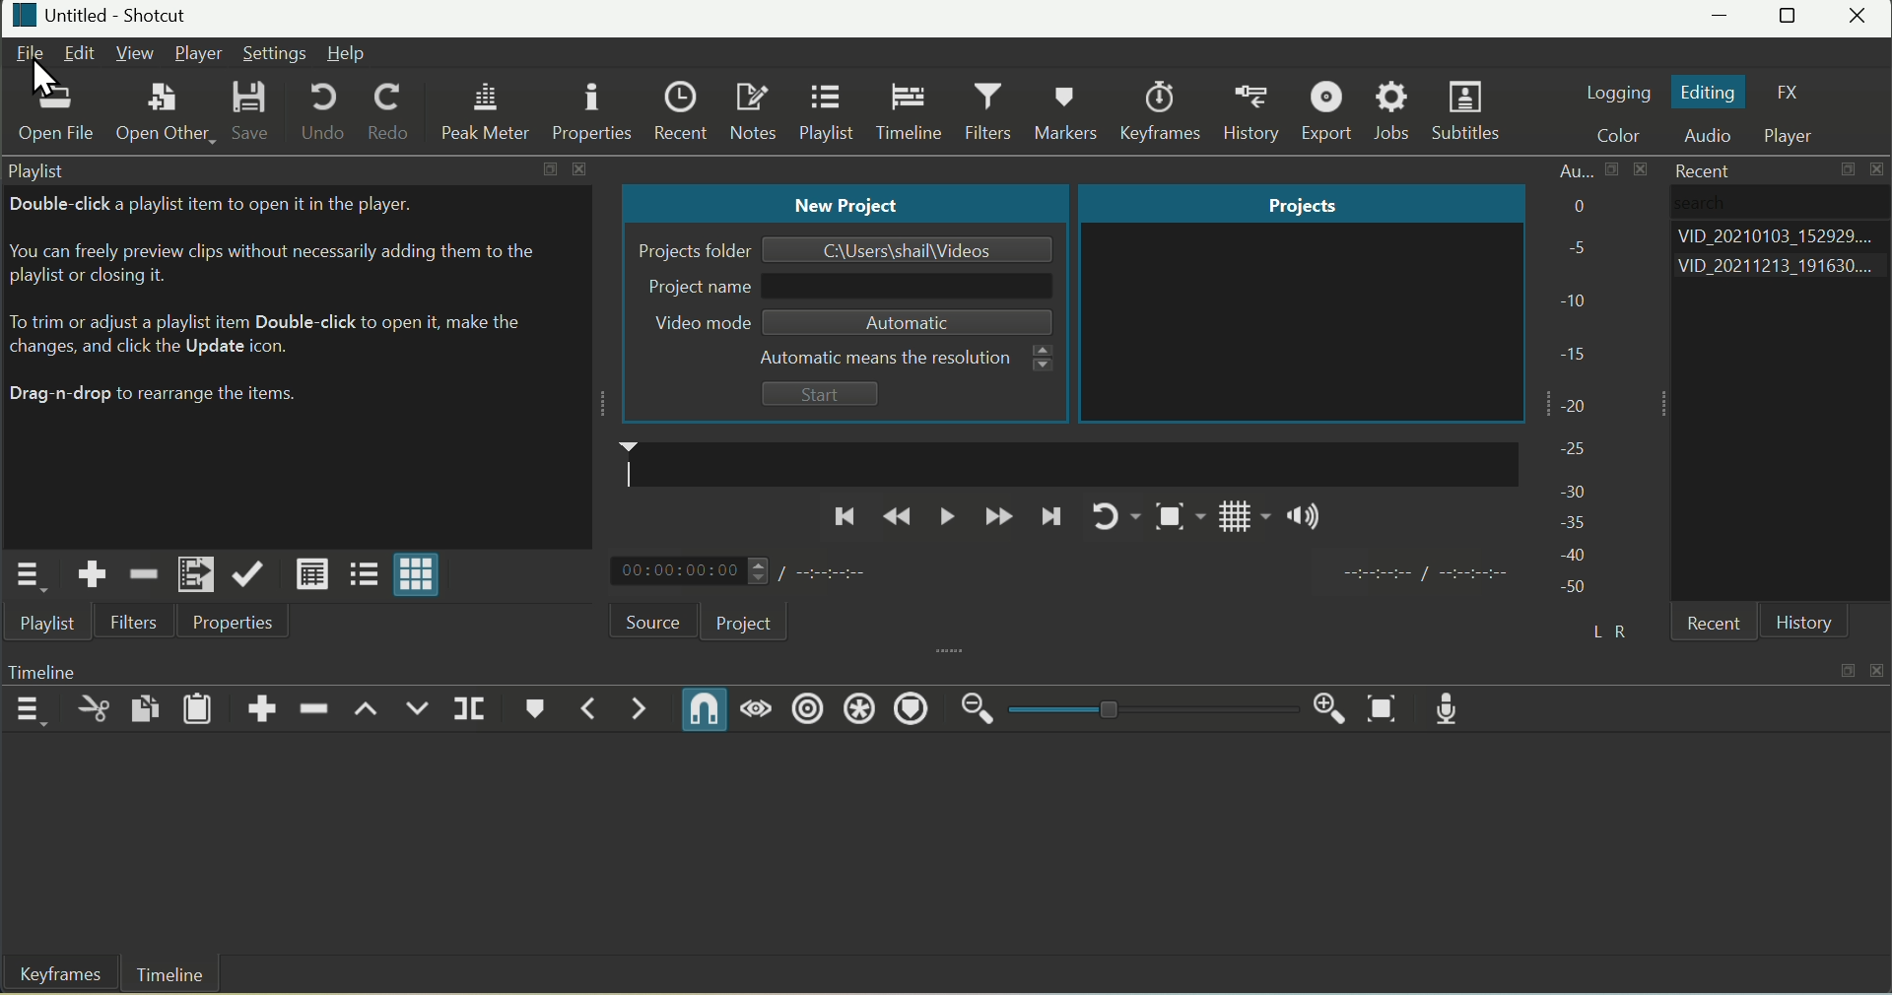  What do you see at coordinates (471, 707) in the screenshot?
I see `Split at Playahead` at bounding box center [471, 707].